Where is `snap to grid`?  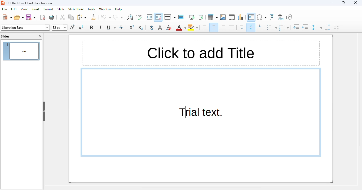
snap to grid is located at coordinates (158, 17).